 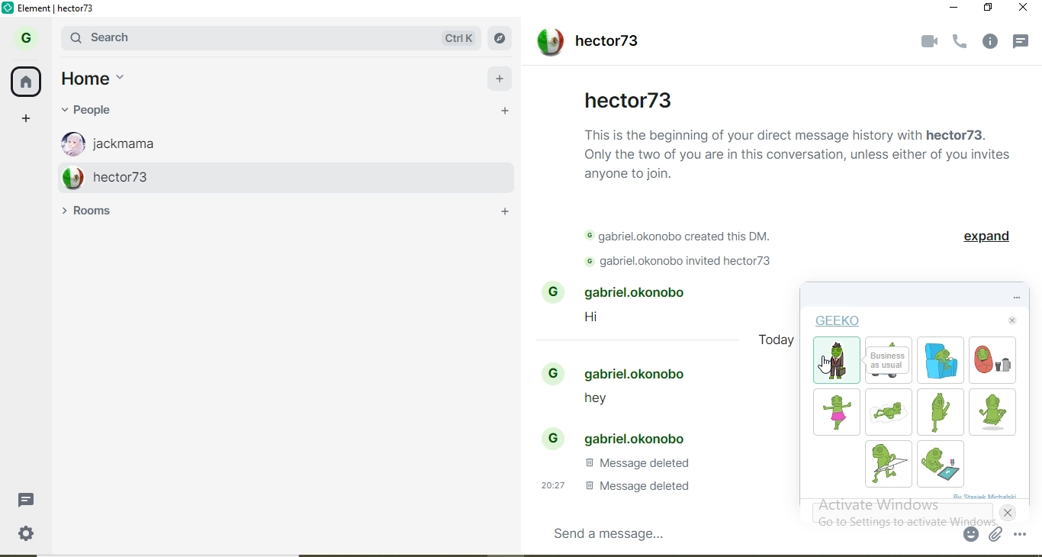 What do you see at coordinates (836, 410) in the screenshot?
I see `sticker` at bounding box center [836, 410].